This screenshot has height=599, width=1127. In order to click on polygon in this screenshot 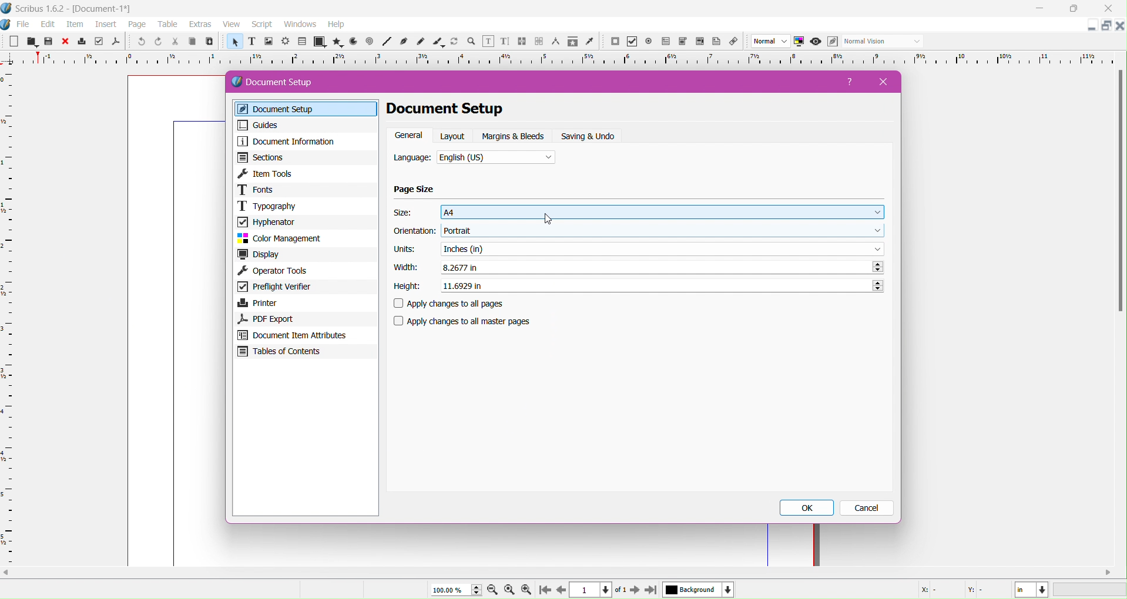, I will do `click(334, 42)`.